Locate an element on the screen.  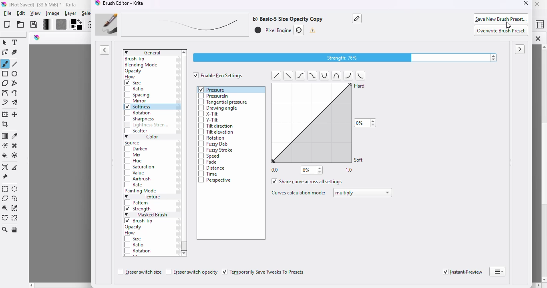
diagonal is located at coordinates (288, 76).